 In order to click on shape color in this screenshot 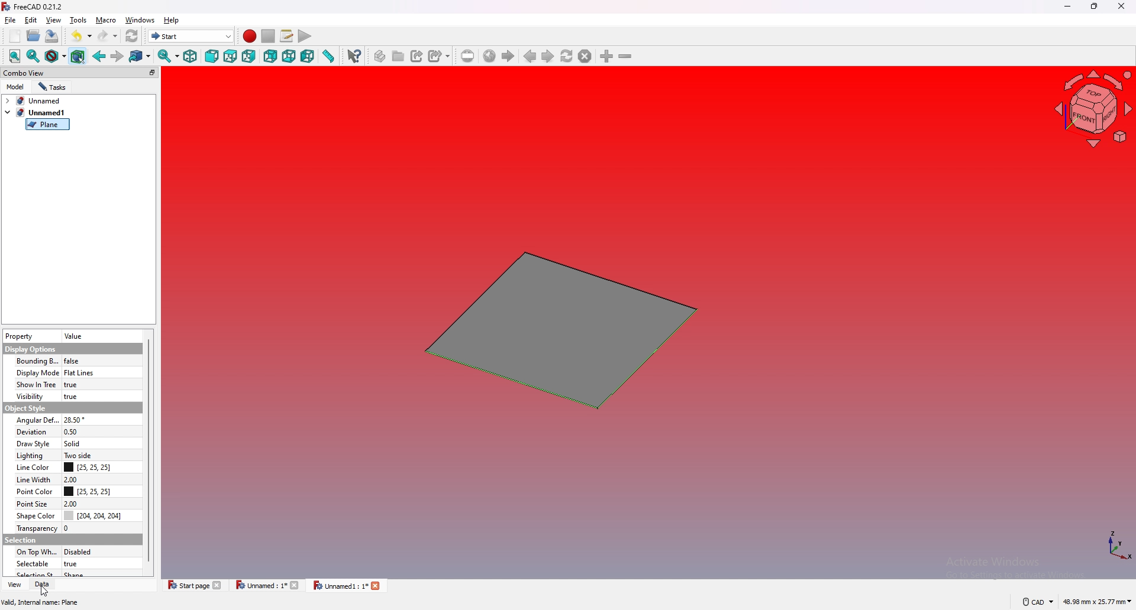, I will do `click(36, 516)`.